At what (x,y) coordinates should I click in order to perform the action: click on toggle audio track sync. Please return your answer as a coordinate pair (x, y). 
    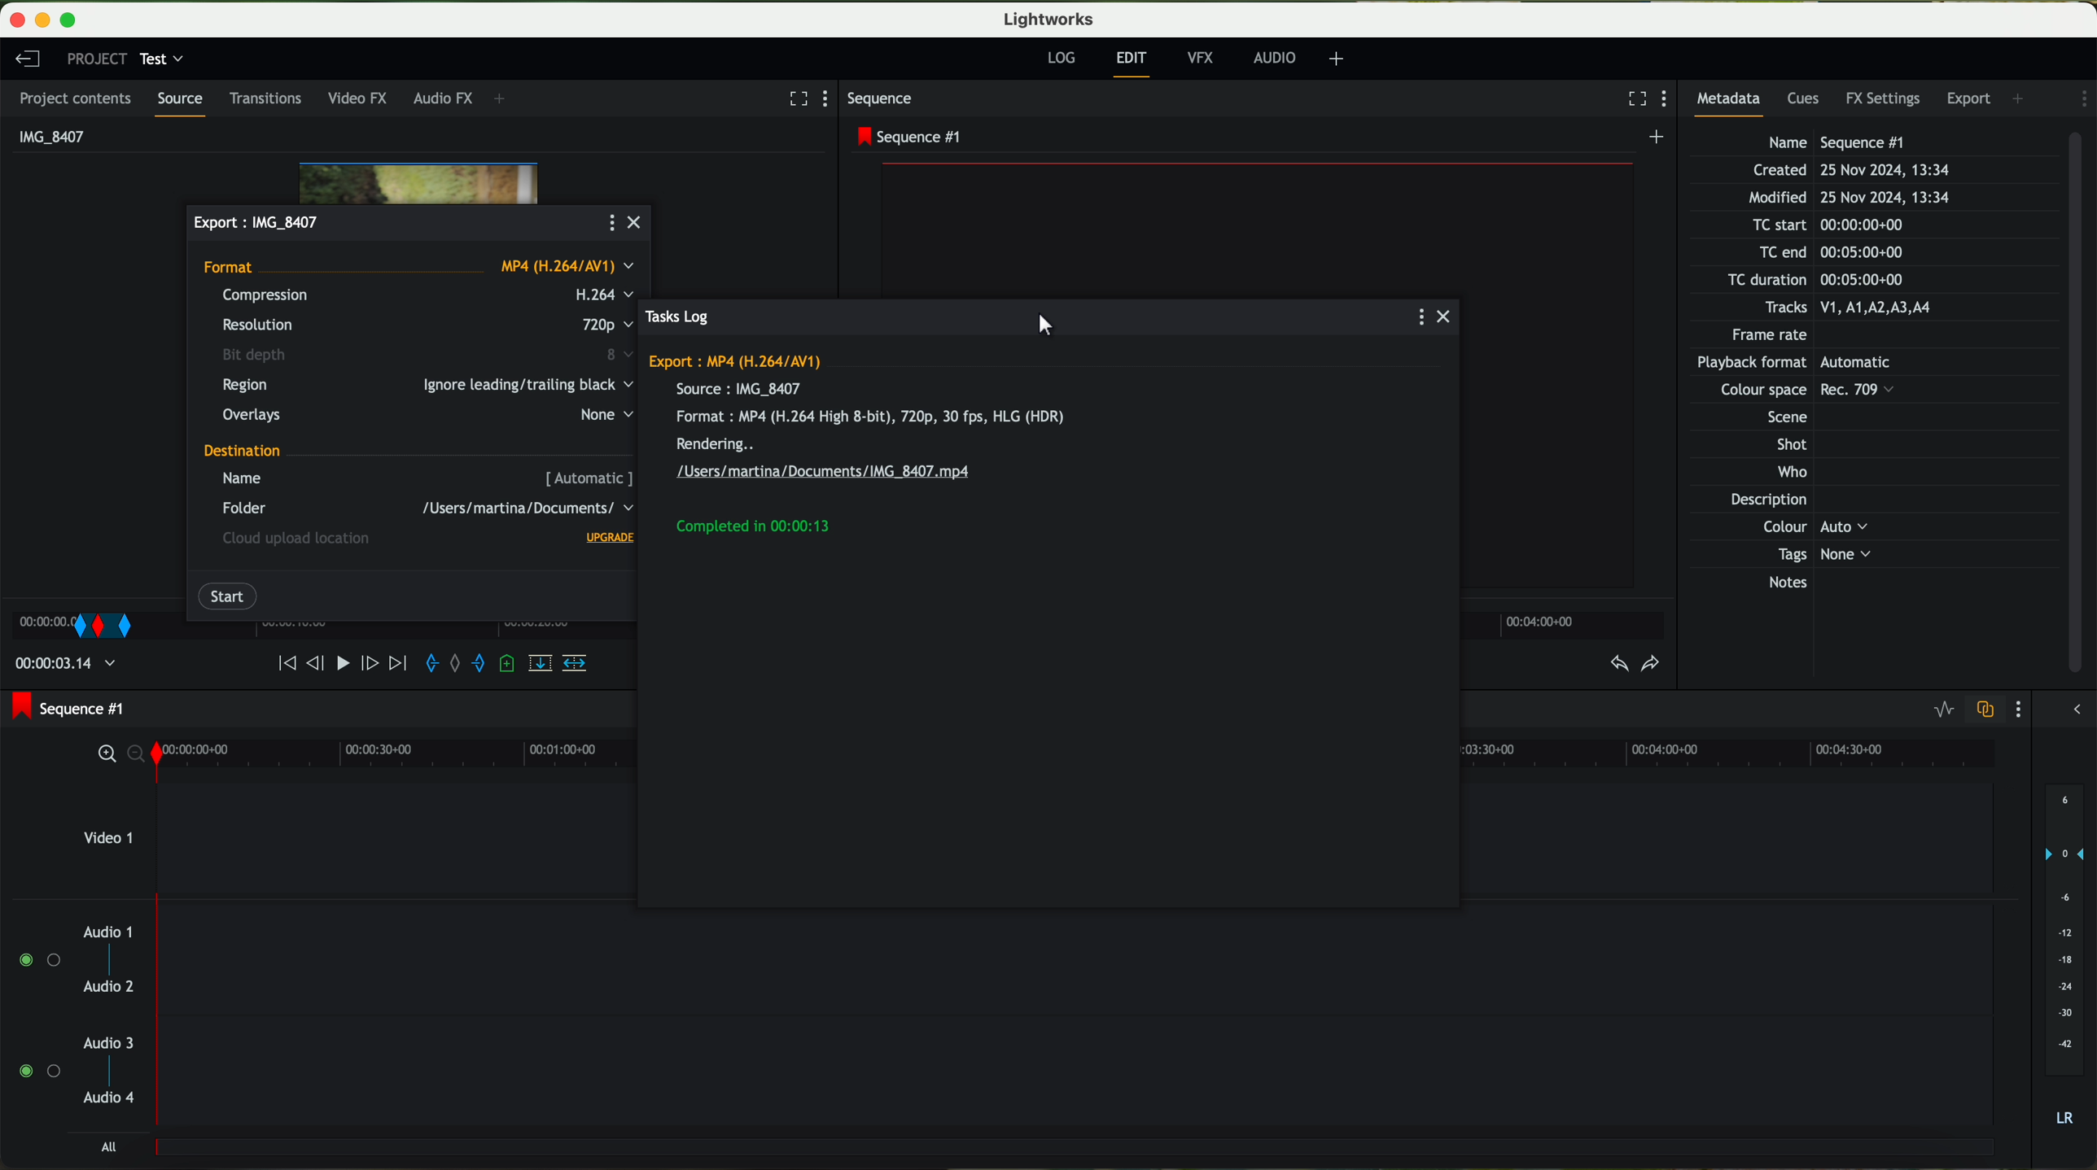
    Looking at the image, I should click on (1988, 709).